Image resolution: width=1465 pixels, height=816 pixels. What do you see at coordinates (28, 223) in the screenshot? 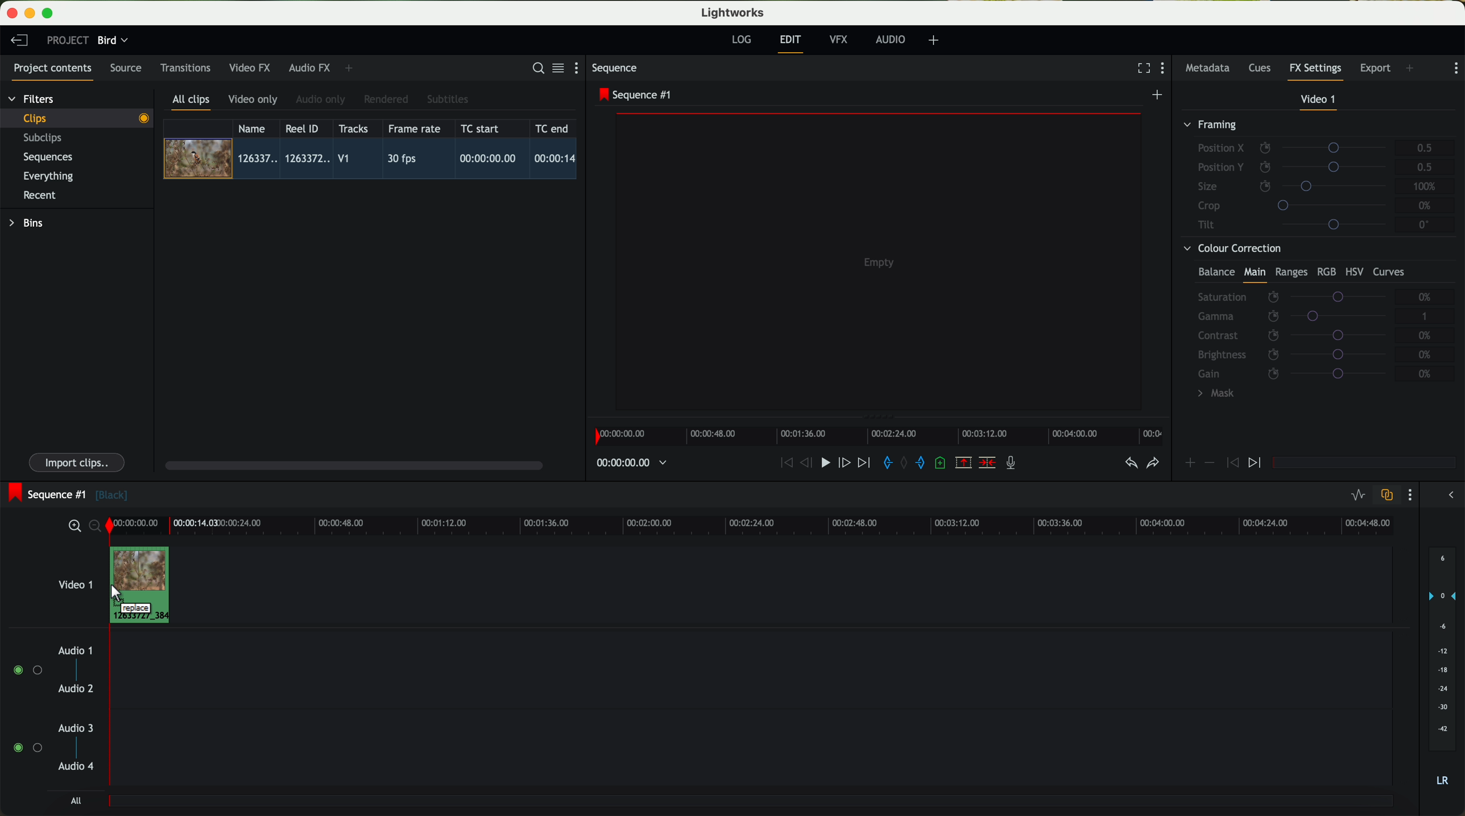
I see `bins` at bounding box center [28, 223].